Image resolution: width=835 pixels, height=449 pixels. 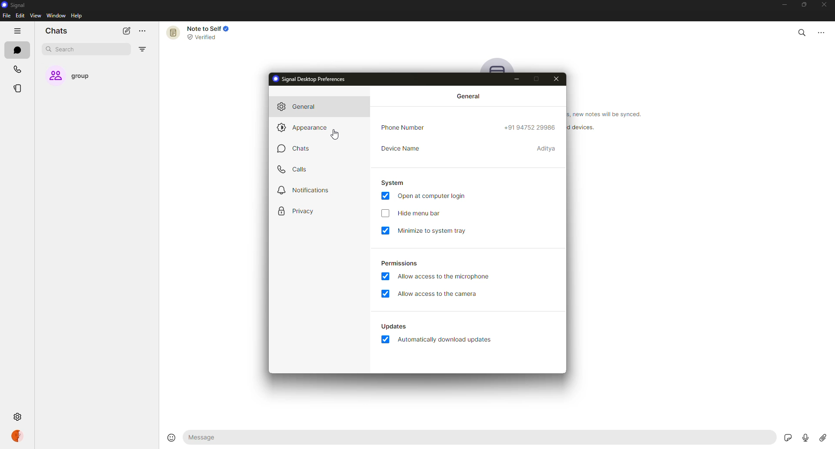 I want to click on more, so click(x=825, y=31).